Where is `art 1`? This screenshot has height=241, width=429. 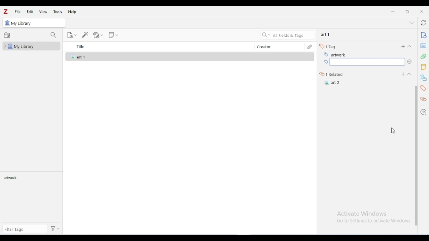 art 1 is located at coordinates (325, 34).